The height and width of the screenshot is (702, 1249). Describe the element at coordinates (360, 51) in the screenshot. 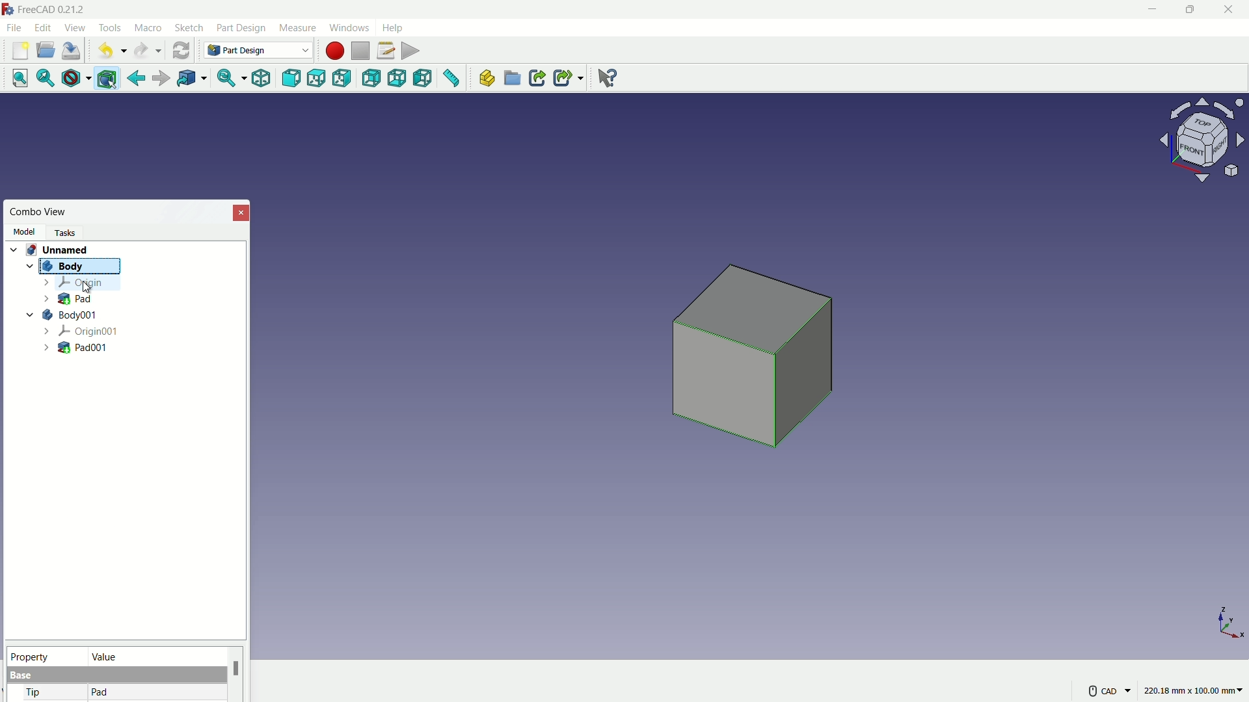

I see `stop macros` at that location.